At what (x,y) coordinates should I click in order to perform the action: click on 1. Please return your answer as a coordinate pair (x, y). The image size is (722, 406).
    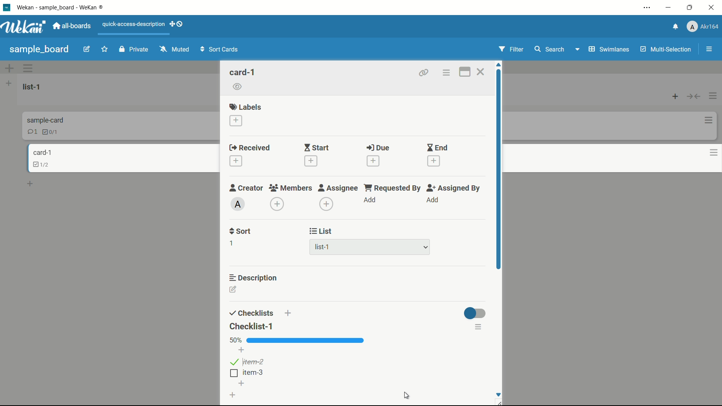
    Looking at the image, I should click on (232, 244).